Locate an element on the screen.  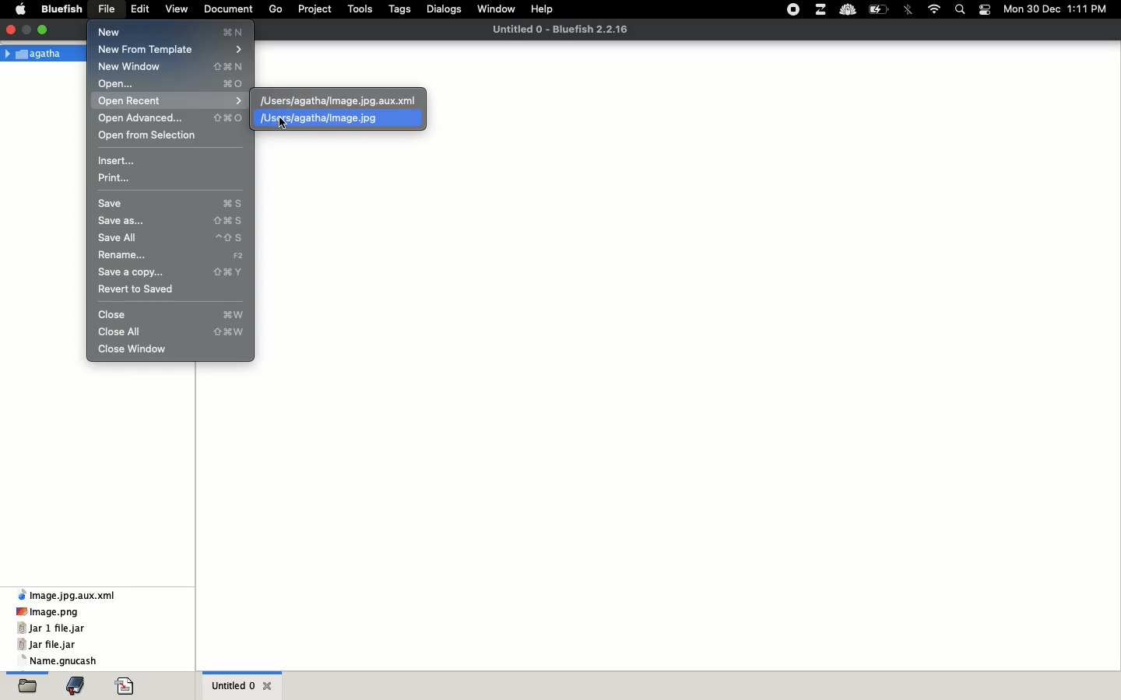
file is located at coordinates (108, 8).